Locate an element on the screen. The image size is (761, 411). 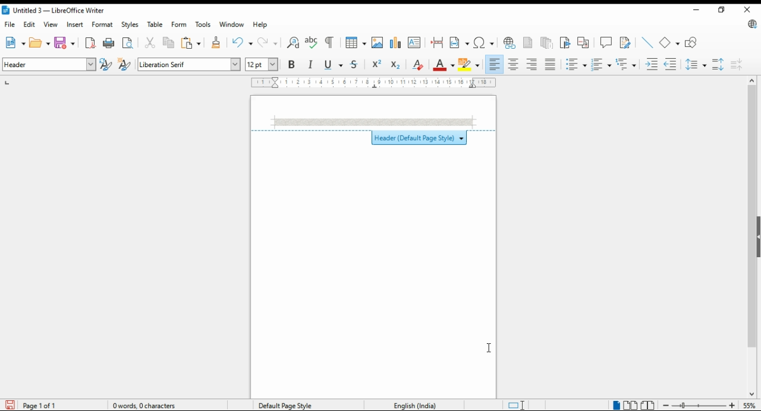
toggle ordered list is located at coordinates (601, 65).